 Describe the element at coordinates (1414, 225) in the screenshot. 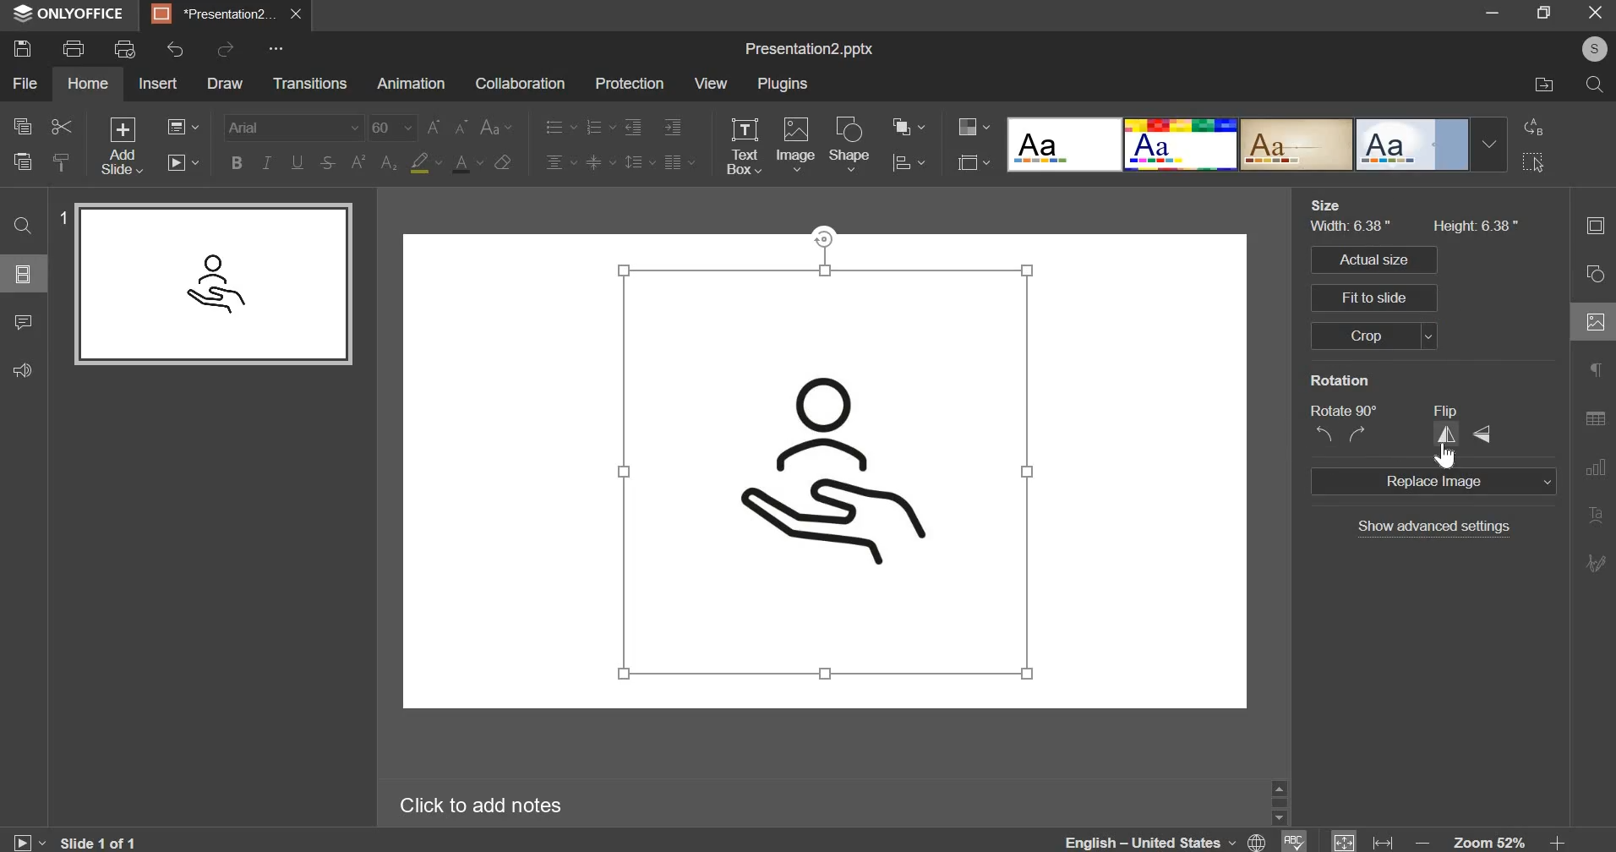

I see `size of image` at that location.